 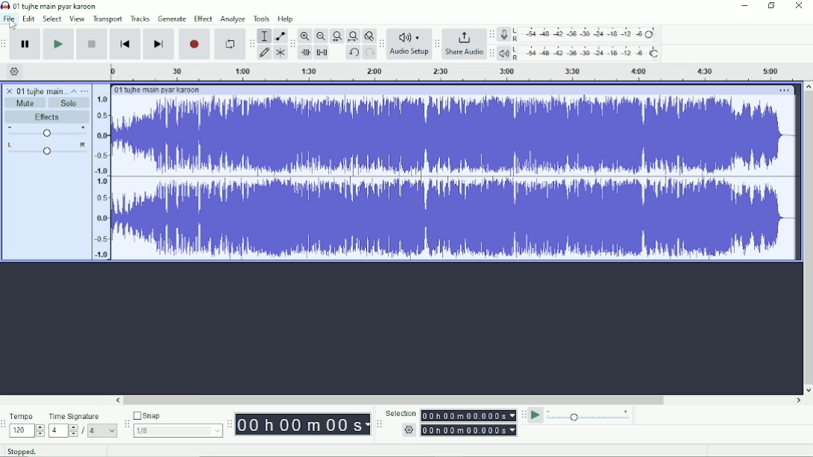 I want to click on Record meter, so click(x=579, y=34).